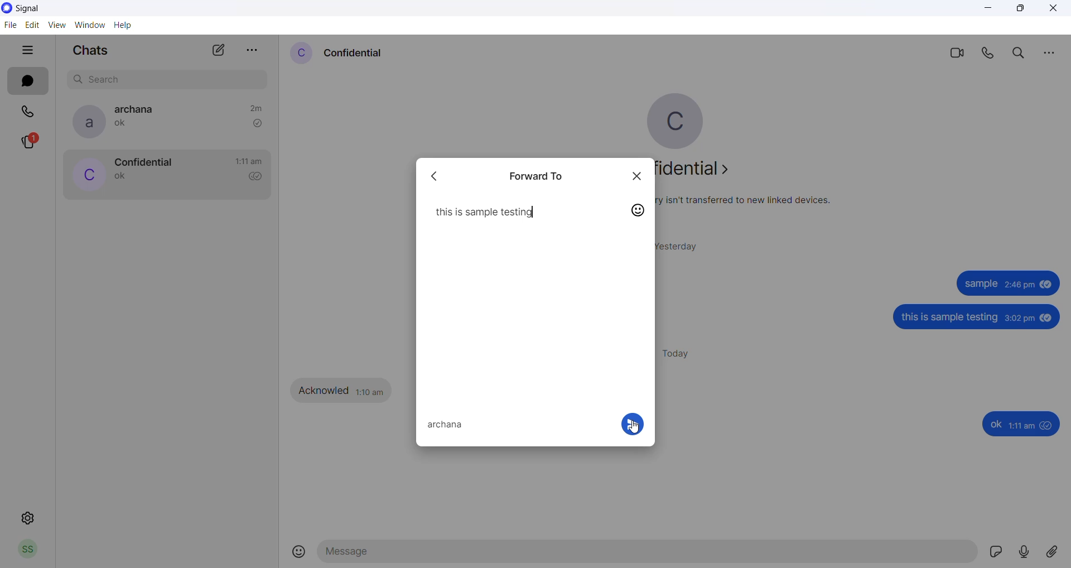 This screenshot has width=1071, height=568. I want to click on security related text, so click(751, 201).